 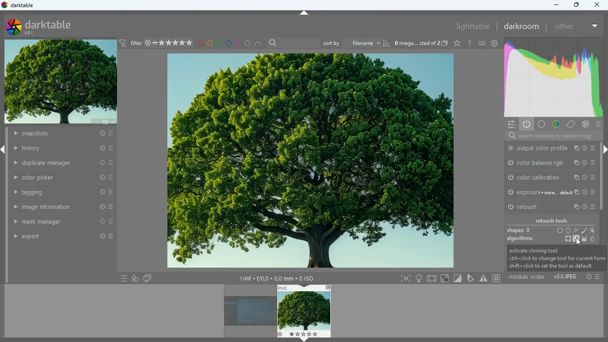 What do you see at coordinates (556, 258) in the screenshot?
I see `description` at bounding box center [556, 258].